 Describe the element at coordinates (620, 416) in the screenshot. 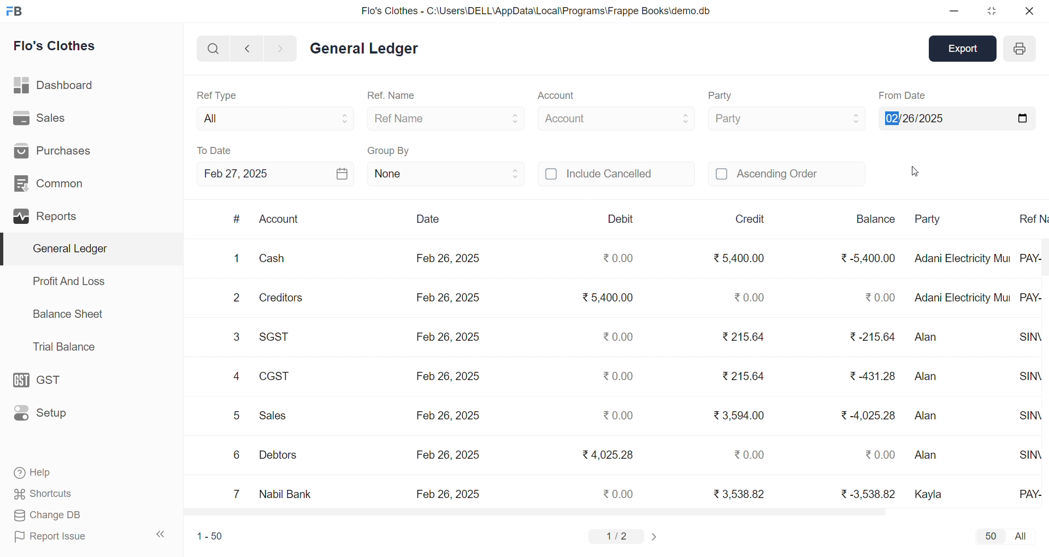

I see `₹0.00` at that location.